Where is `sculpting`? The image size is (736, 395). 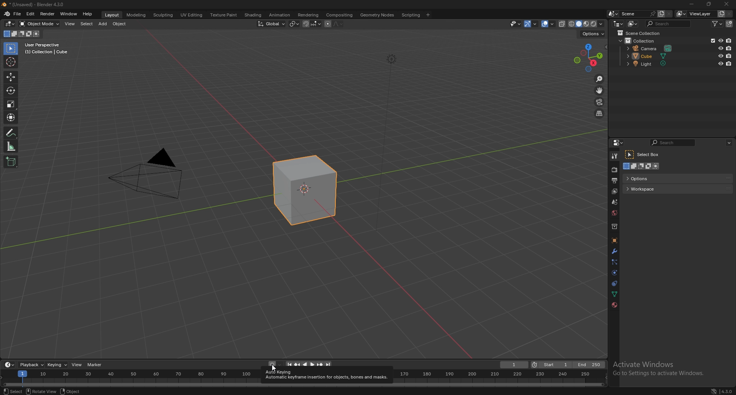 sculpting is located at coordinates (164, 15).